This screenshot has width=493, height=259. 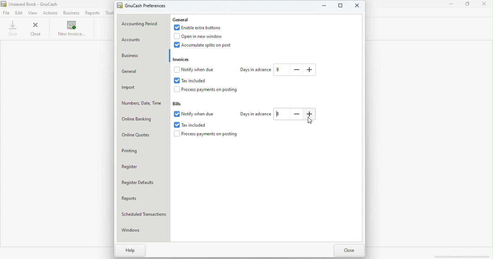 What do you see at coordinates (195, 70) in the screenshot?
I see `Notify when due` at bounding box center [195, 70].